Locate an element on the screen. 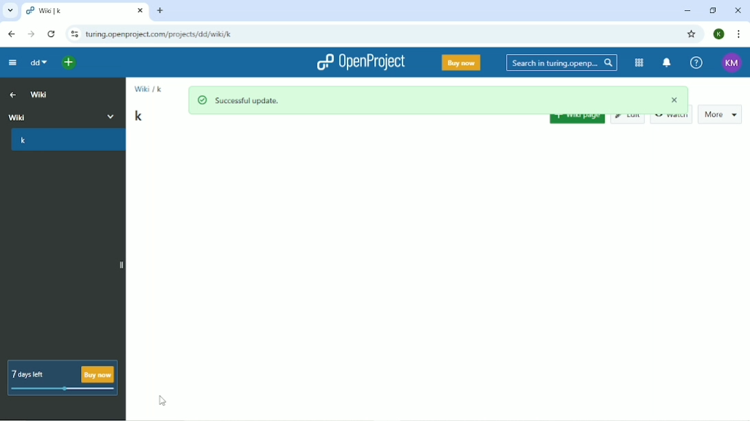 This screenshot has height=421, width=750. k is located at coordinates (137, 116).